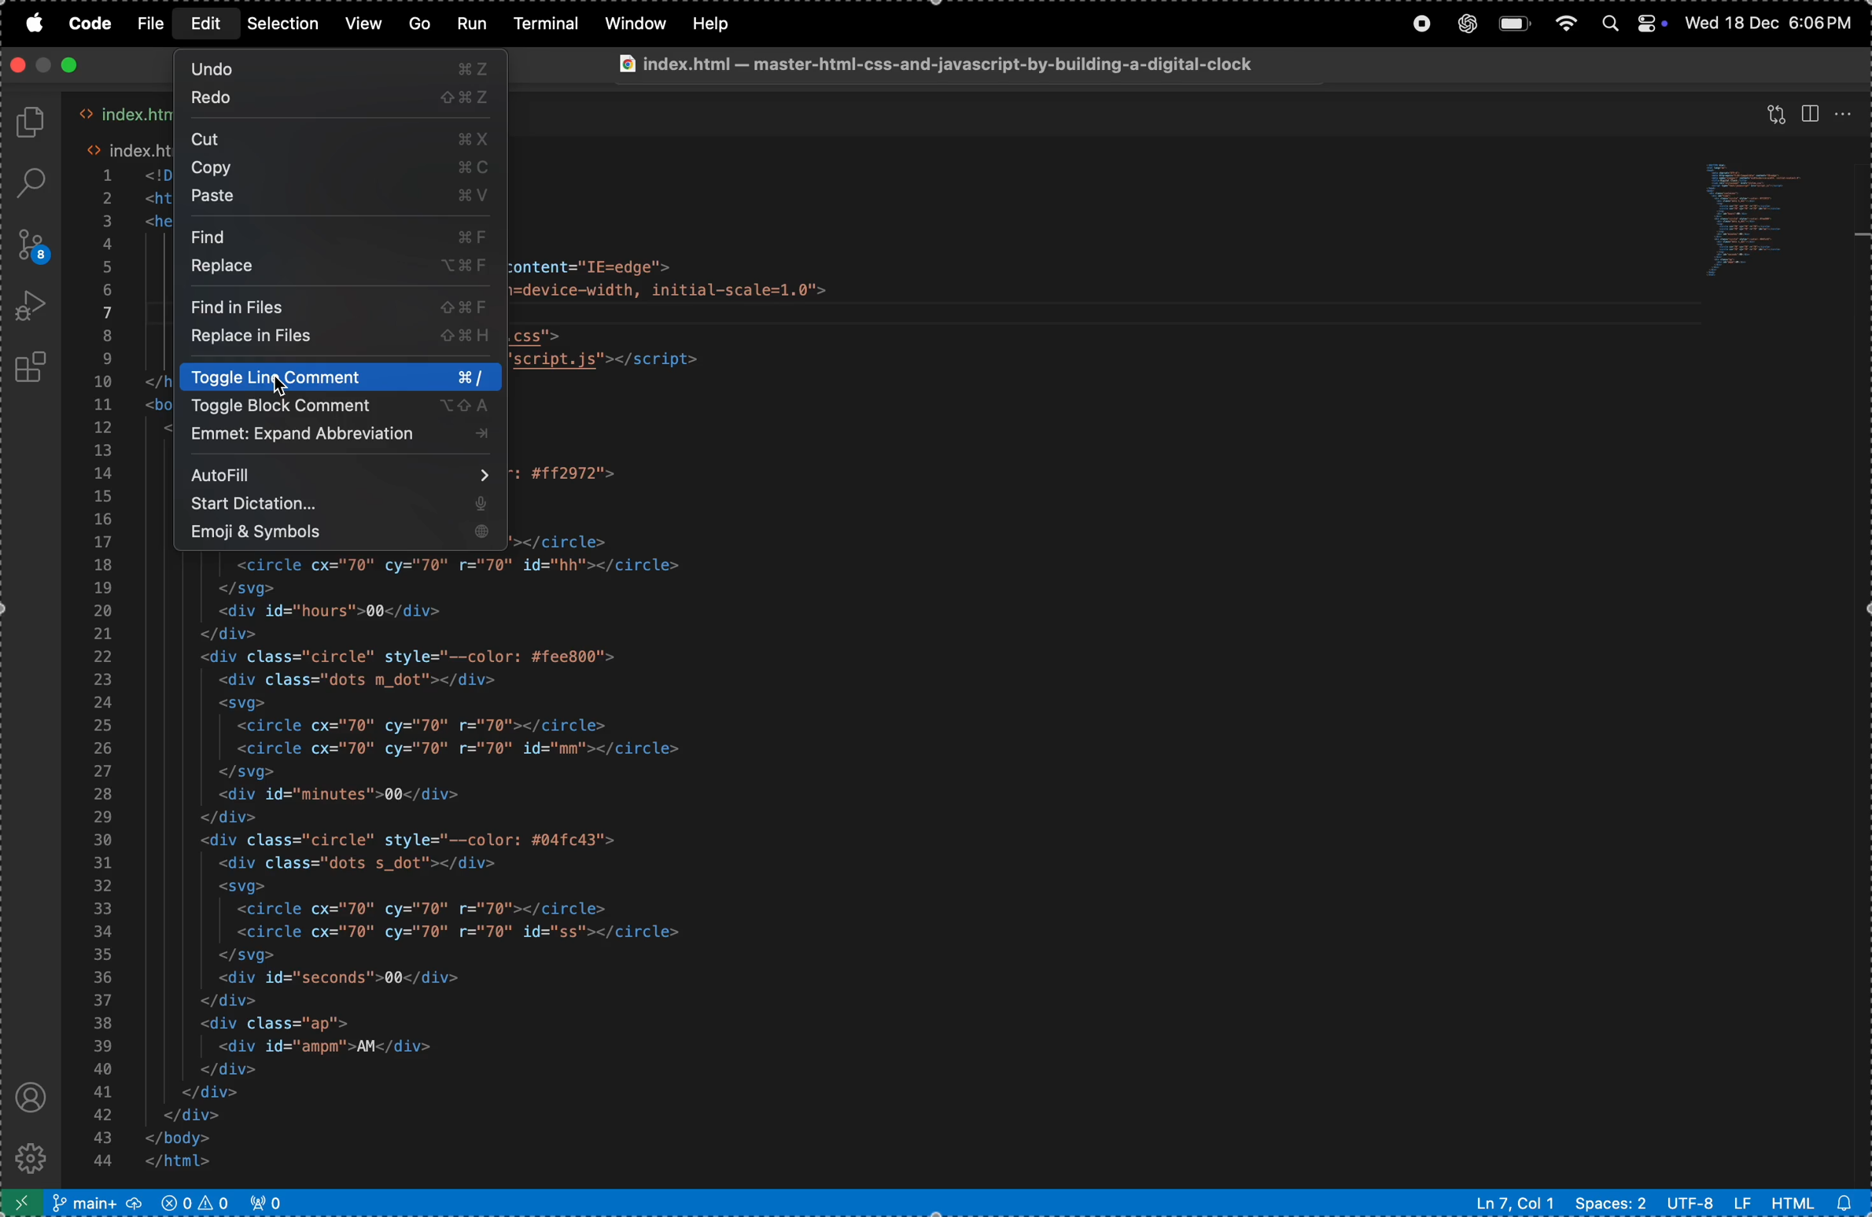 The height and width of the screenshot is (1217, 1872). What do you see at coordinates (1631, 24) in the screenshot?
I see `apple widgets` at bounding box center [1631, 24].